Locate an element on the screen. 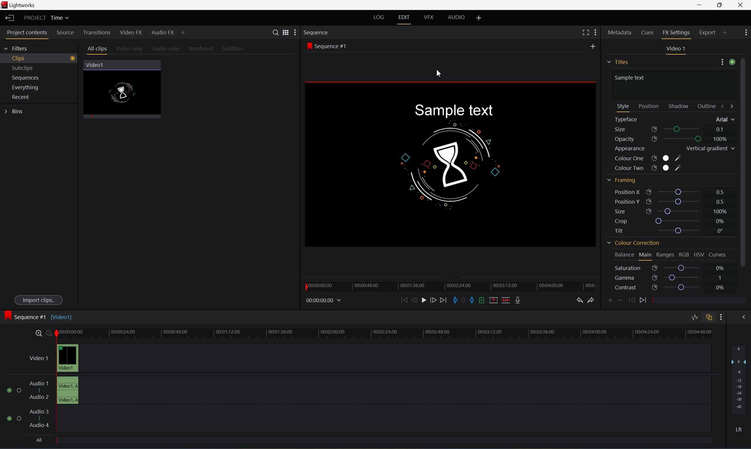 This screenshot has height=449, width=751. fx settings is located at coordinates (677, 34).